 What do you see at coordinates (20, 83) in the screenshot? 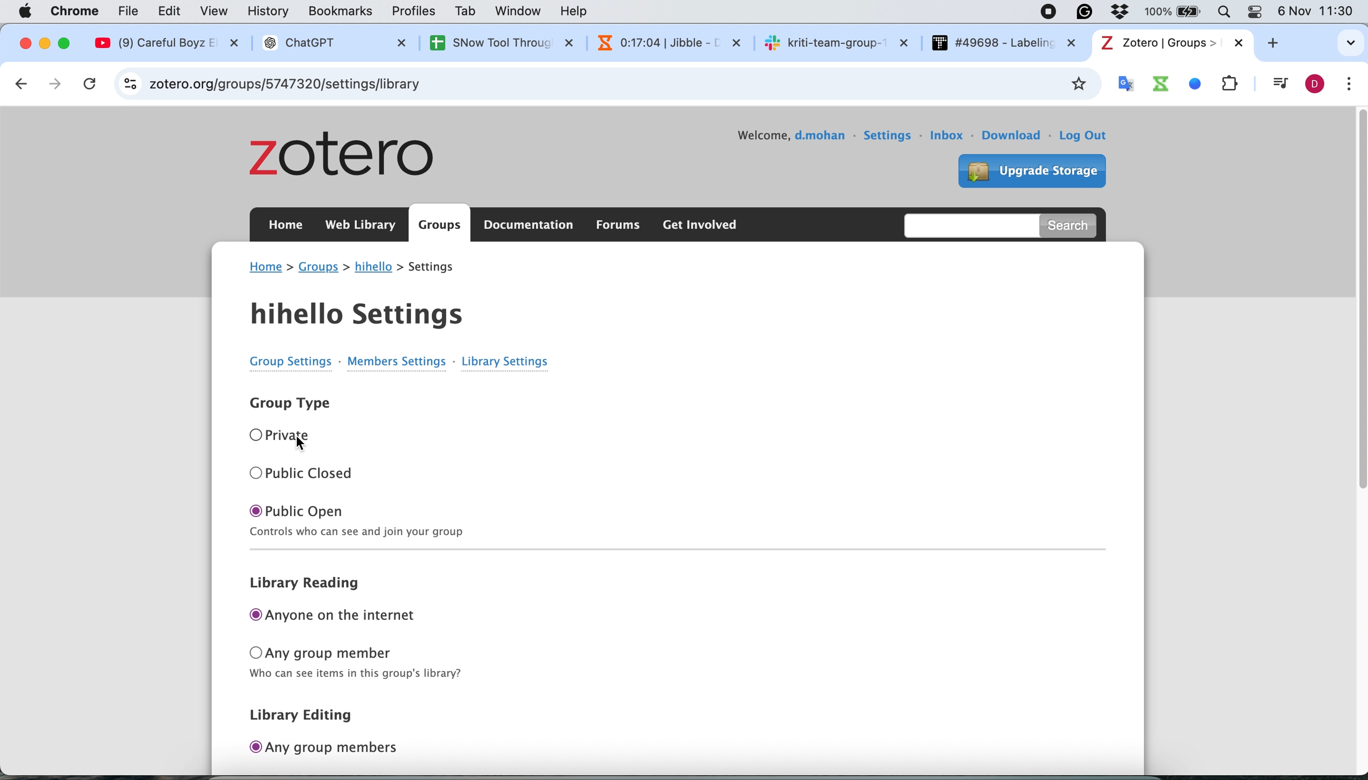
I see `go back` at bounding box center [20, 83].